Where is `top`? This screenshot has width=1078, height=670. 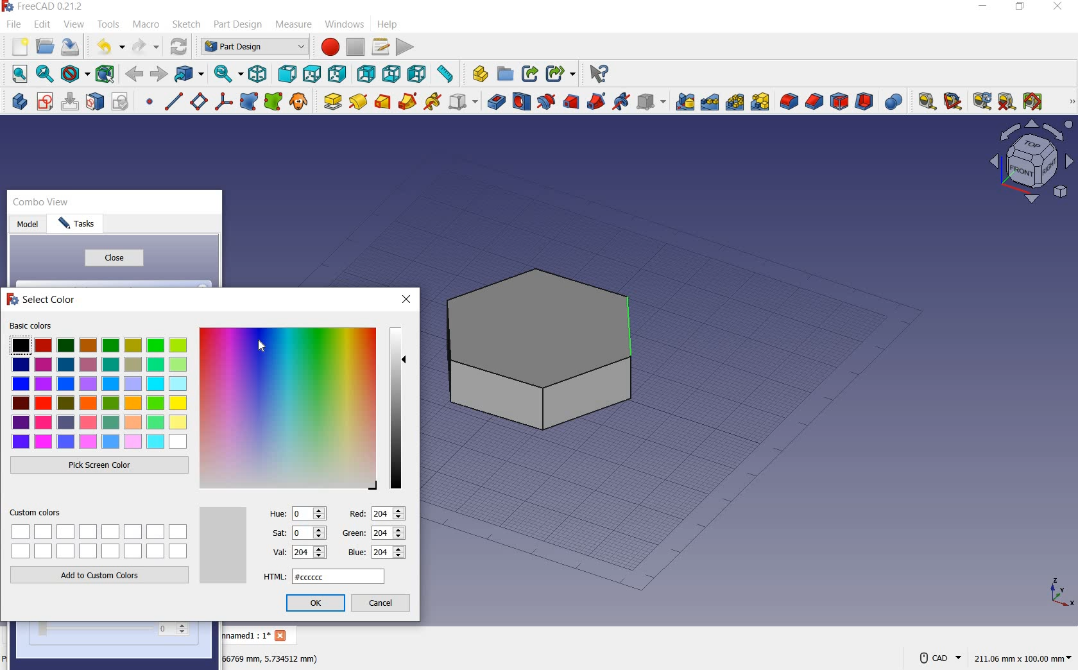
top is located at coordinates (311, 73).